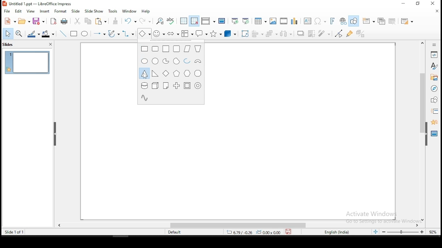  Describe the element at coordinates (143, 34) in the screenshot. I see `basic shapes` at that location.